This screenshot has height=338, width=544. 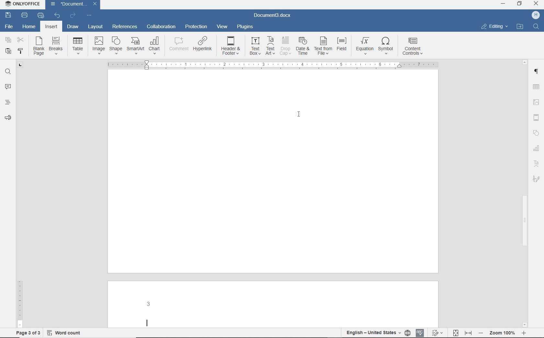 I want to click on VIEW, so click(x=223, y=27).